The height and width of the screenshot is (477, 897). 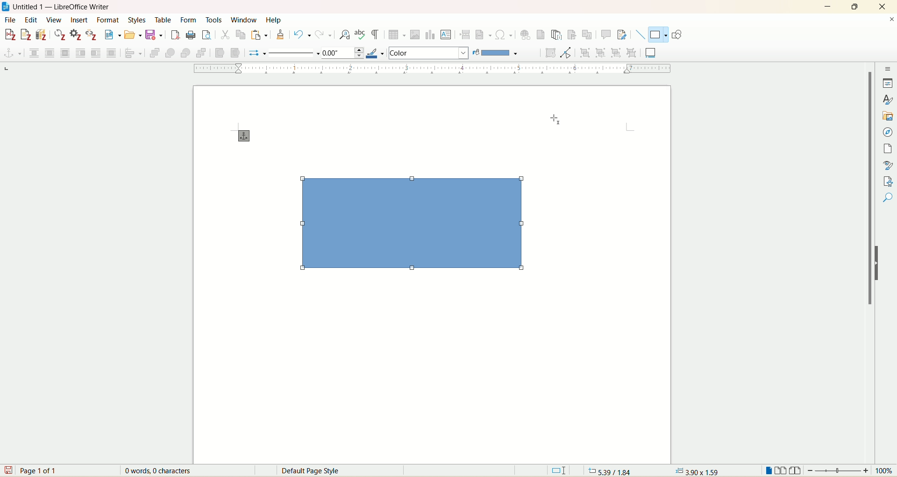 I want to click on hide, so click(x=881, y=263).